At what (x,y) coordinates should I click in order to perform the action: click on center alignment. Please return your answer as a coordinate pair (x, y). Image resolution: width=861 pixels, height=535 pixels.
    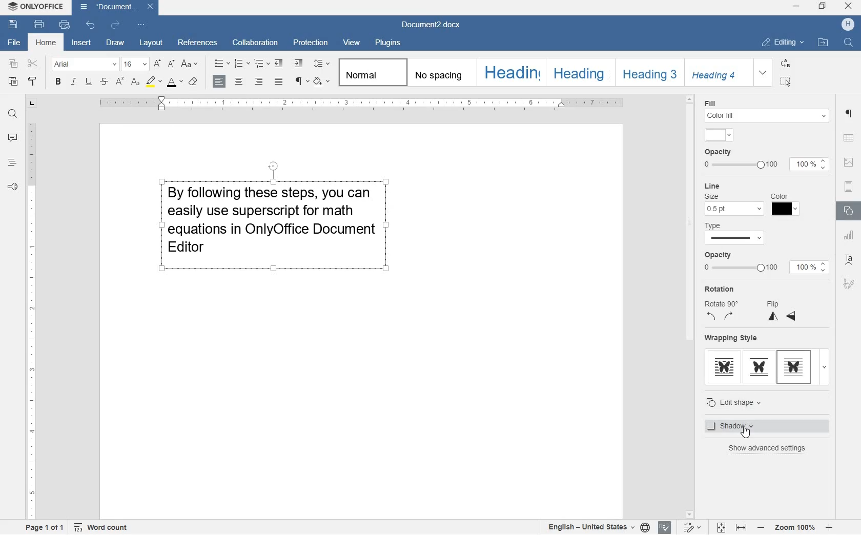
    Looking at the image, I should click on (239, 82).